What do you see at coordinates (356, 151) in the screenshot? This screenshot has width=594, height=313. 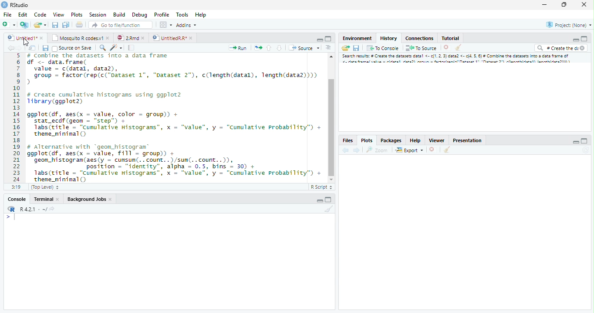 I see `Next` at bounding box center [356, 151].